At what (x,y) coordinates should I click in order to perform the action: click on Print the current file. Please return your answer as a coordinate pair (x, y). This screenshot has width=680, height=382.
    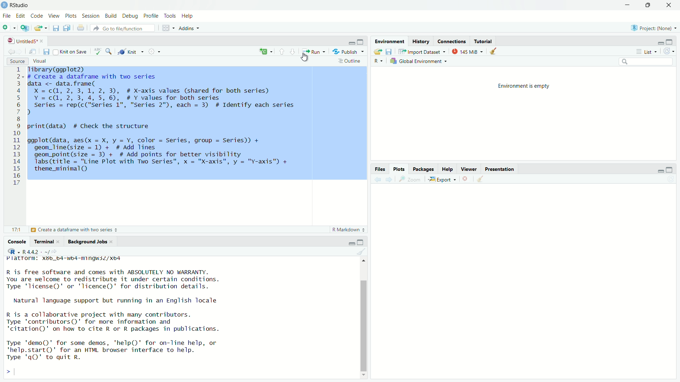
    Looking at the image, I should click on (81, 28).